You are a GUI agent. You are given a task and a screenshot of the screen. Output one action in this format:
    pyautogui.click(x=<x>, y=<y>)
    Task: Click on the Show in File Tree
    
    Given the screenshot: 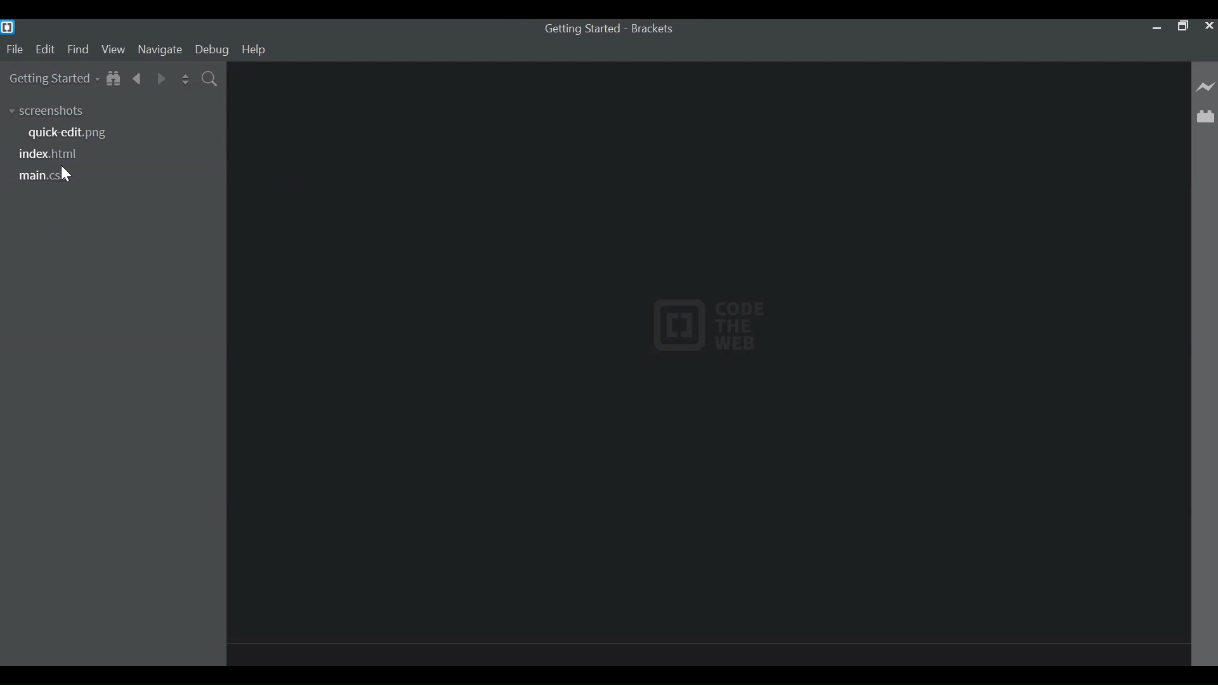 What is the action you would take?
    pyautogui.click(x=115, y=78)
    